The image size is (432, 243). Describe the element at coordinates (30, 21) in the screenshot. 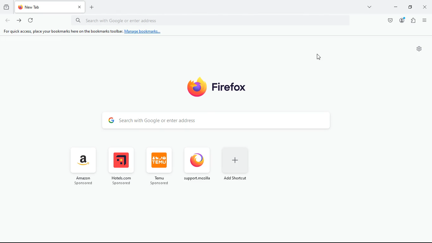

I see `refresh` at that location.